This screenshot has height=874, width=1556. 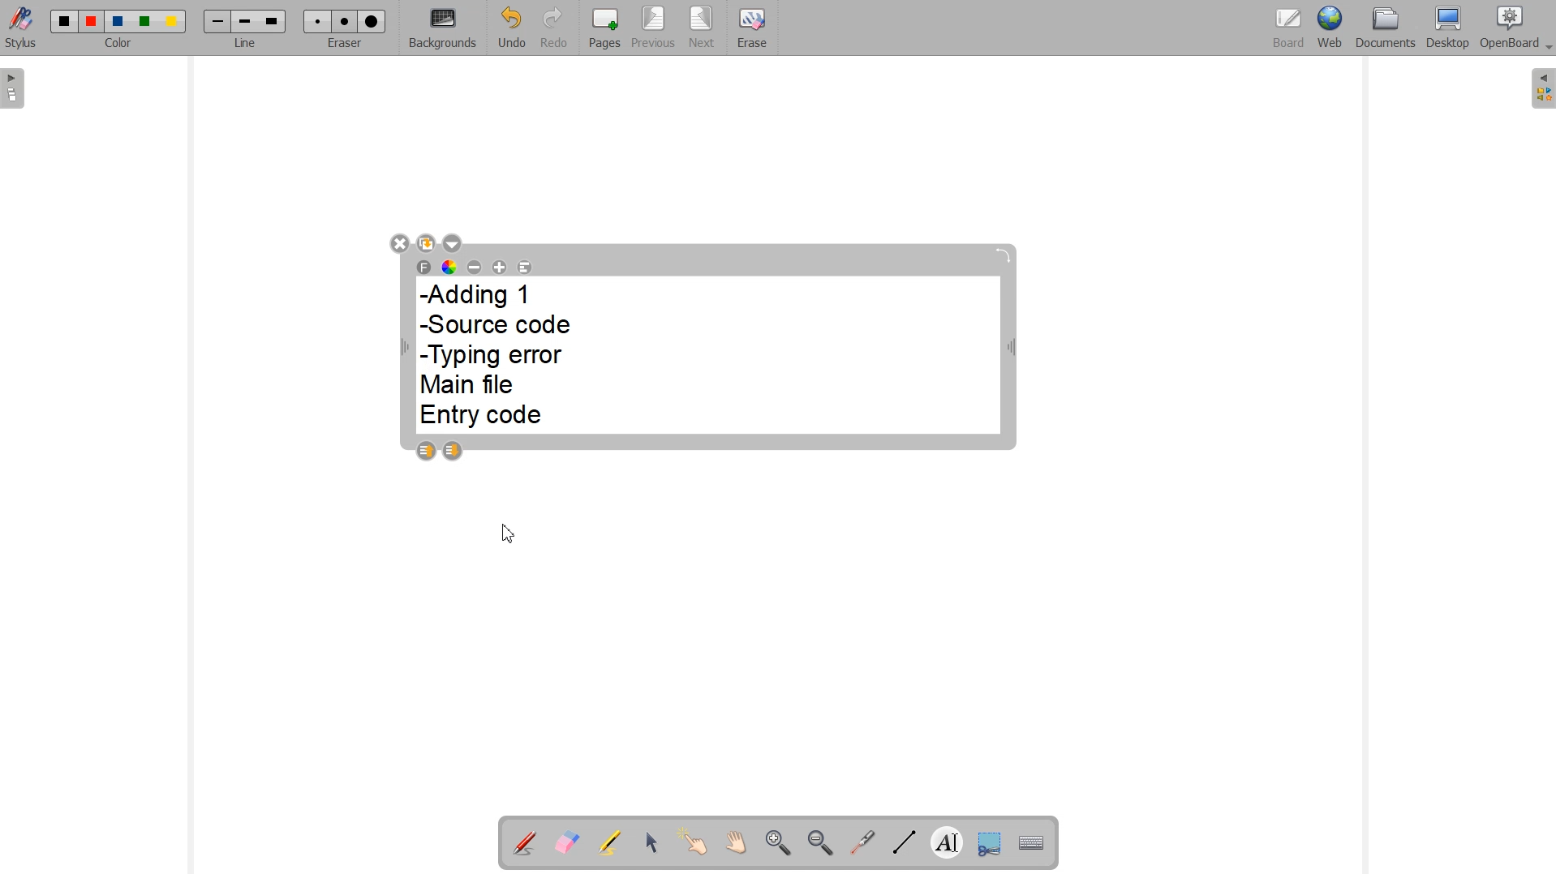 What do you see at coordinates (118, 22) in the screenshot?
I see `Color 3` at bounding box center [118, 22].